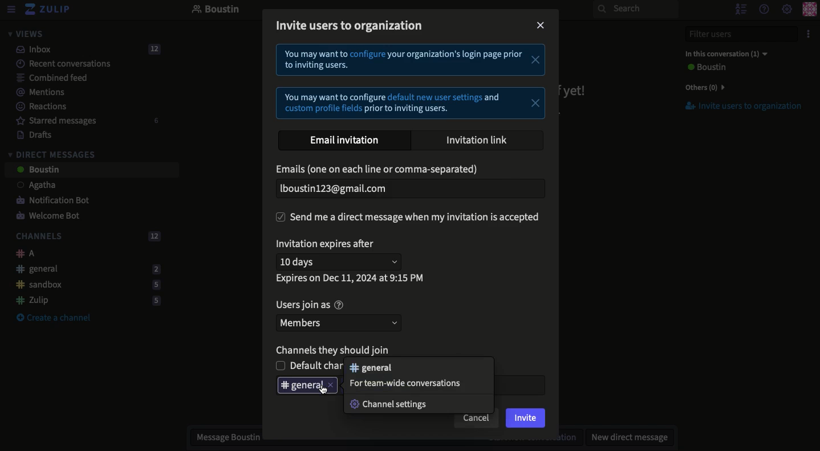 The height and width of the screenshot is (451, 820). What do you see at coordinates (37, 170) in the screenshot?
I see `User 2` at bounding box center [37, 170].